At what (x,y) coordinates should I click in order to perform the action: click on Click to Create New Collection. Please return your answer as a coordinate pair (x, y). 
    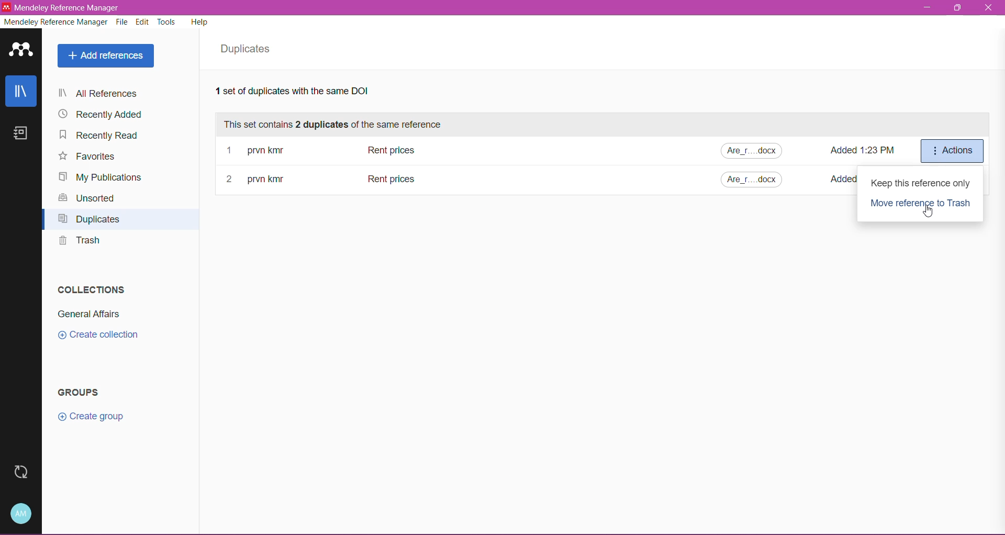
    Looking at the image, I should click on (105, 336).